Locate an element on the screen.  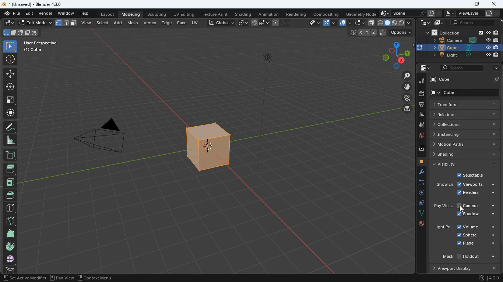
move is located at coordinates (10, 113).